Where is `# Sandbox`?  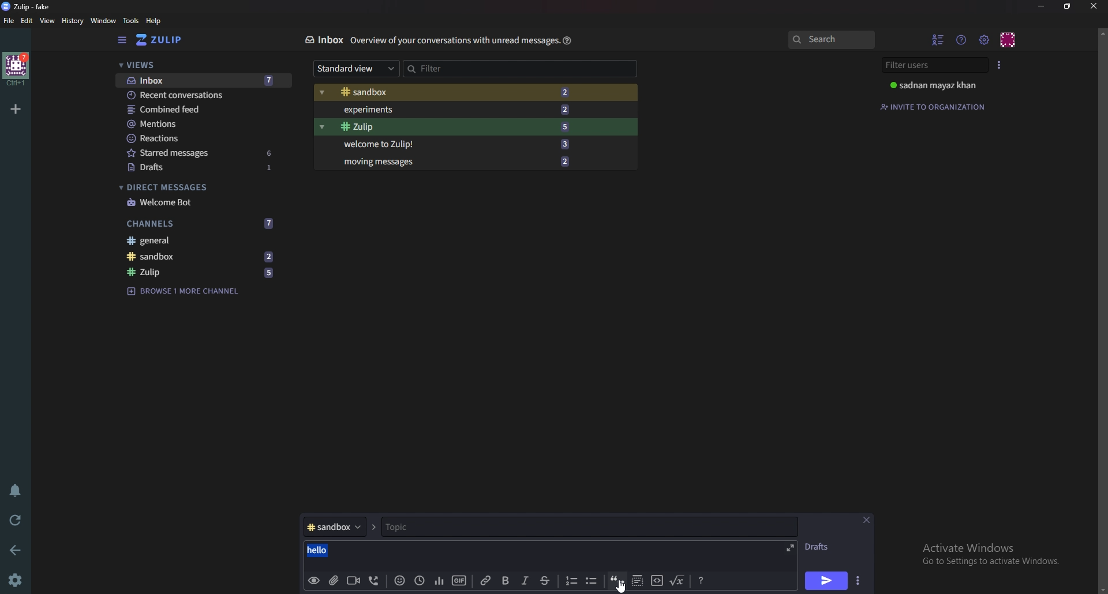
# Sandbox is located at coordinates (169, 257).